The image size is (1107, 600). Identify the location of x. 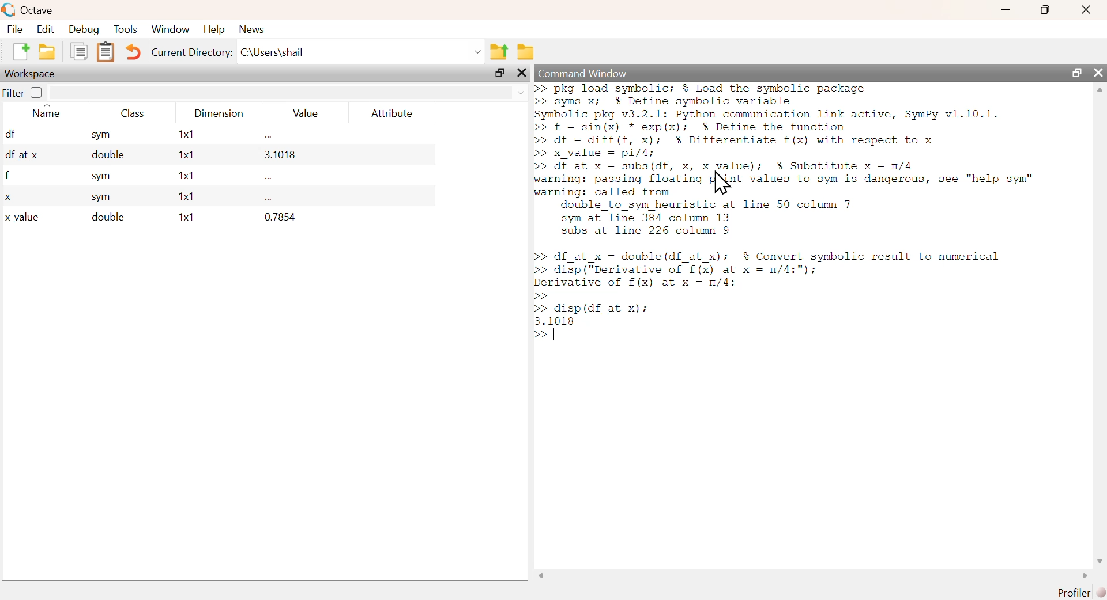
(8, 197).